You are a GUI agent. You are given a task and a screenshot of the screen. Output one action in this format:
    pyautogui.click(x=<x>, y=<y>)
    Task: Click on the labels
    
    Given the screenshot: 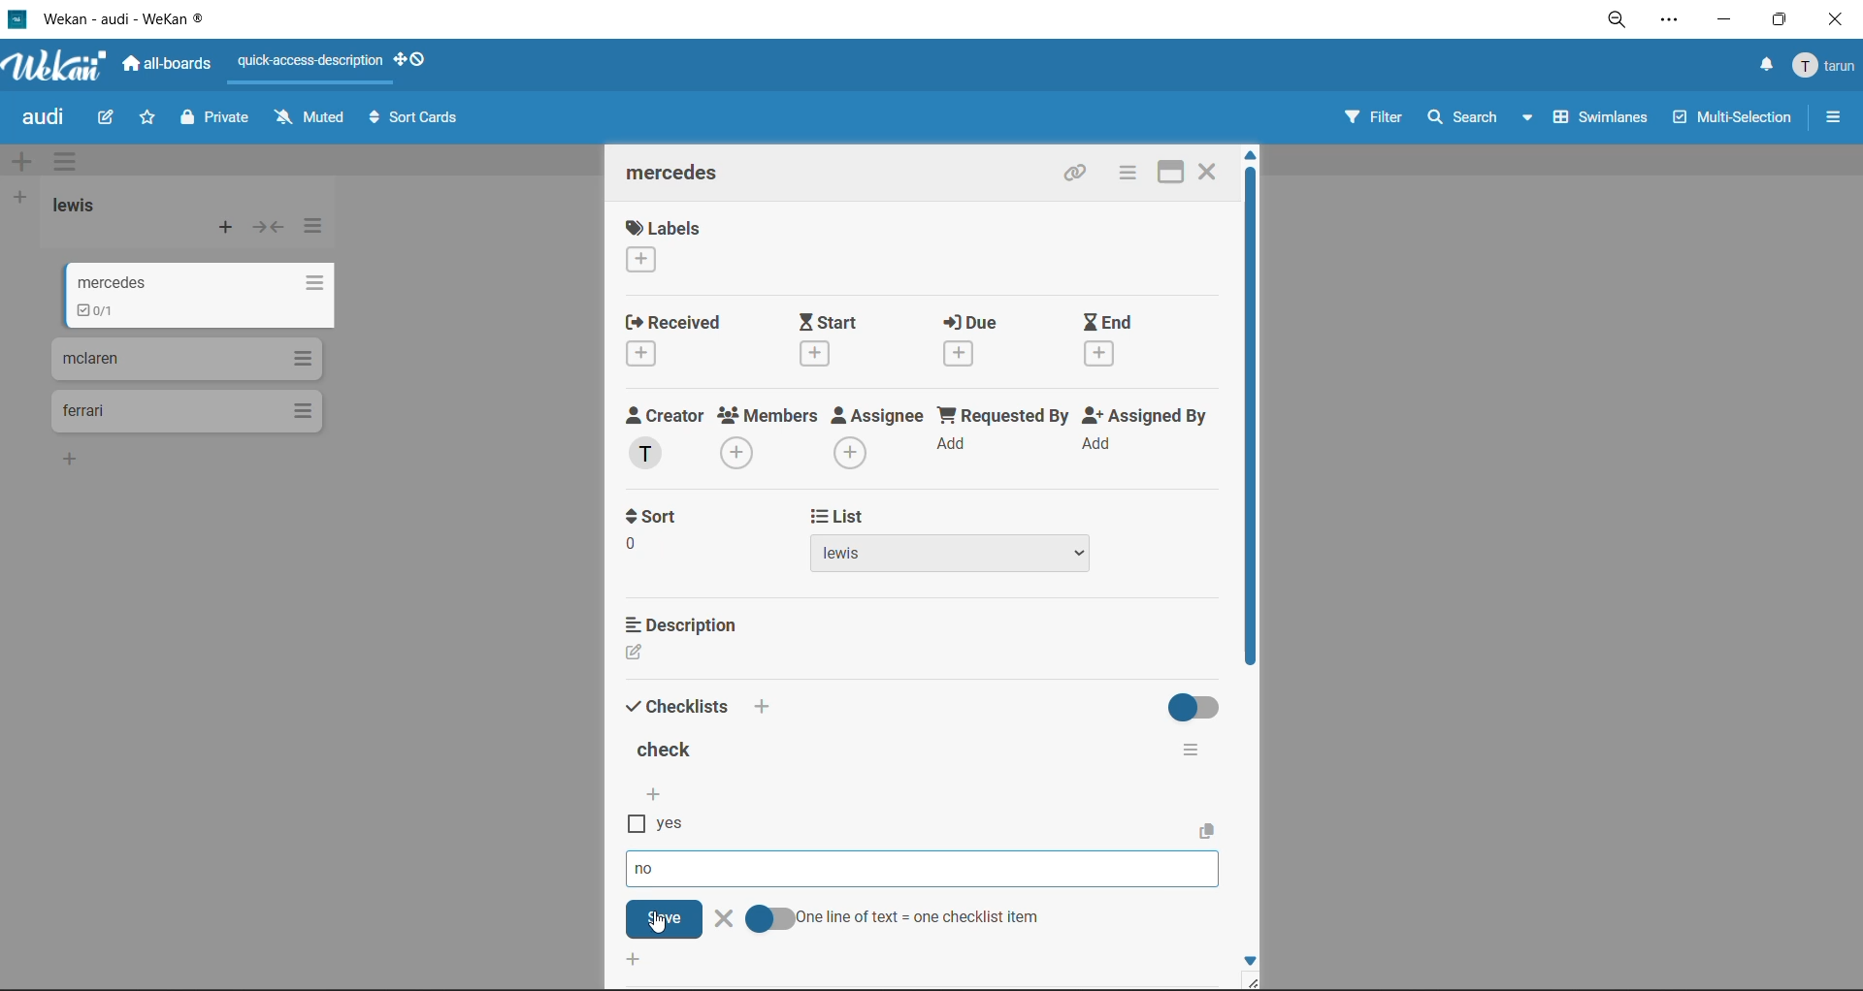 What is the action you would take?
    pyautogui.click(x=663, y=249)
    